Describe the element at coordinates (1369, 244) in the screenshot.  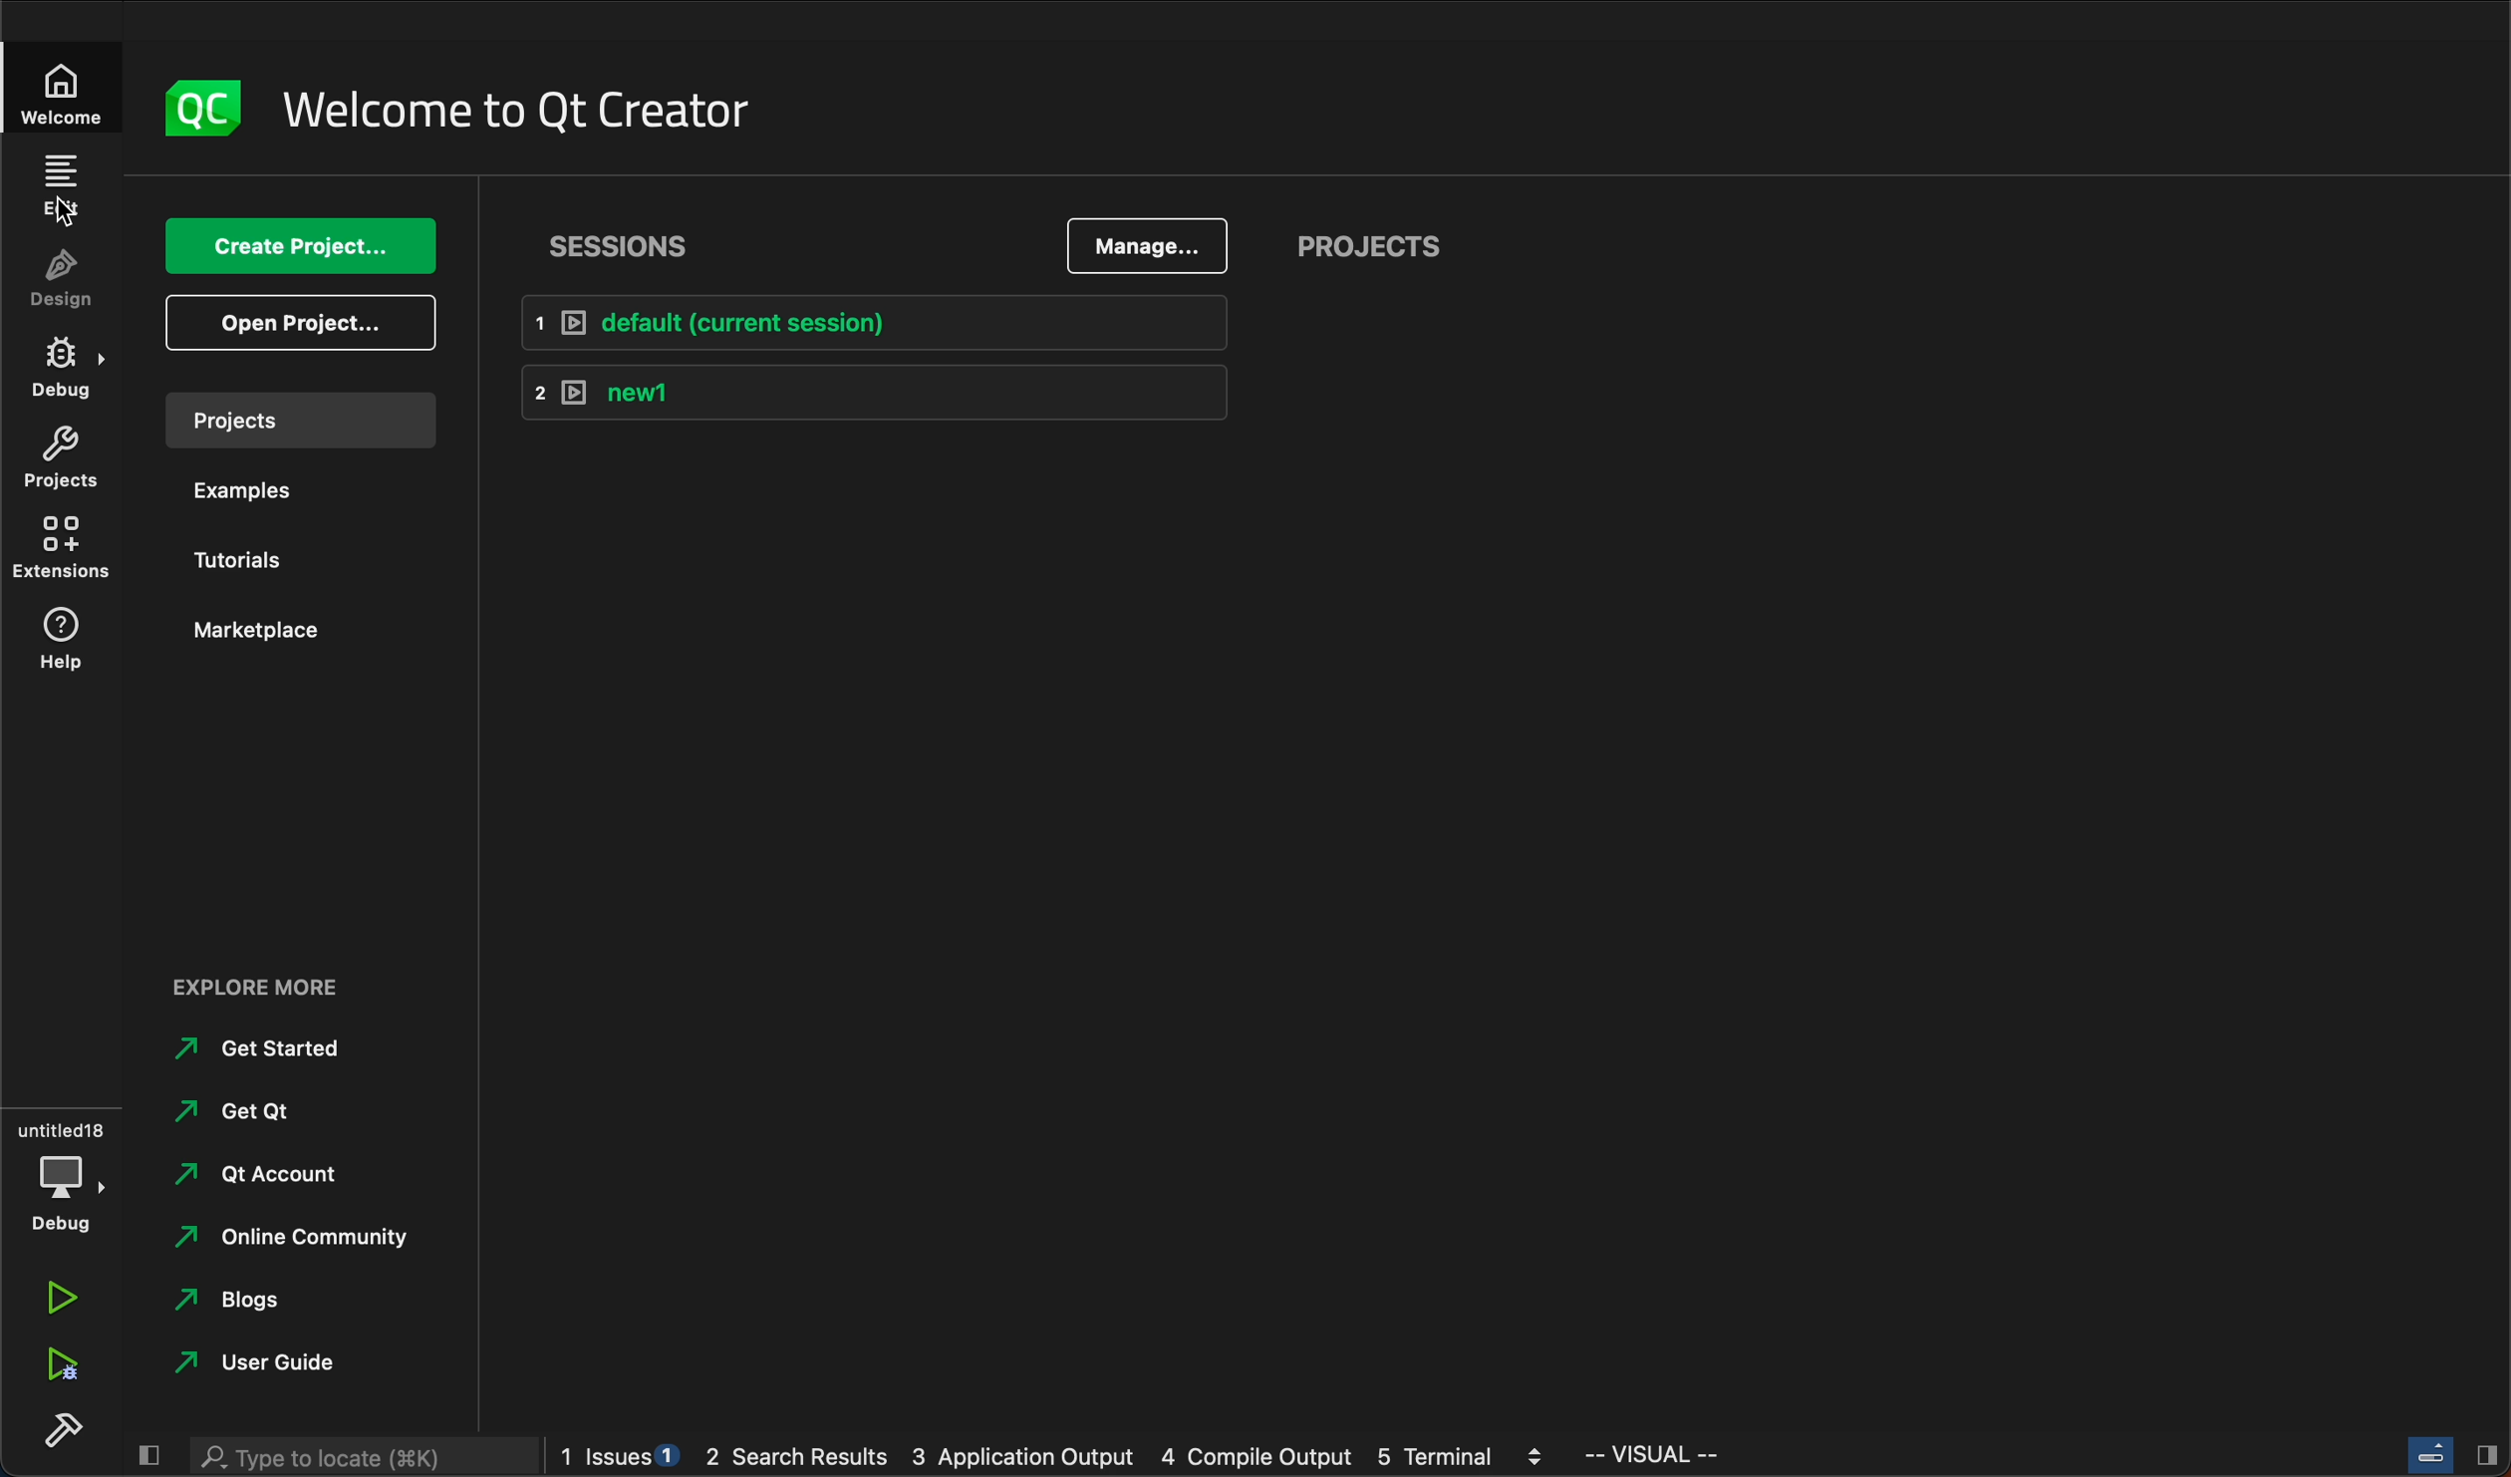
I see `projects` at that location.